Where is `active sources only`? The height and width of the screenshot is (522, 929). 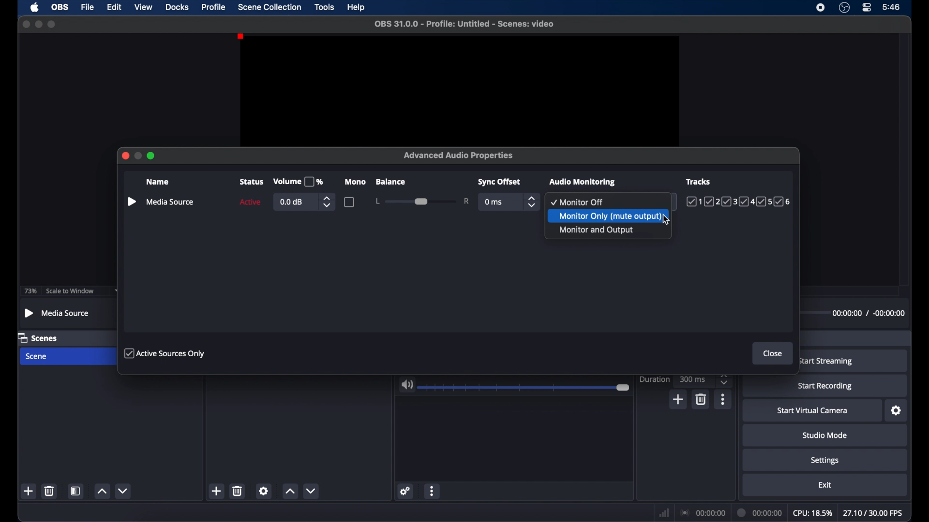 active sources only is located at coordinates (165, 353).